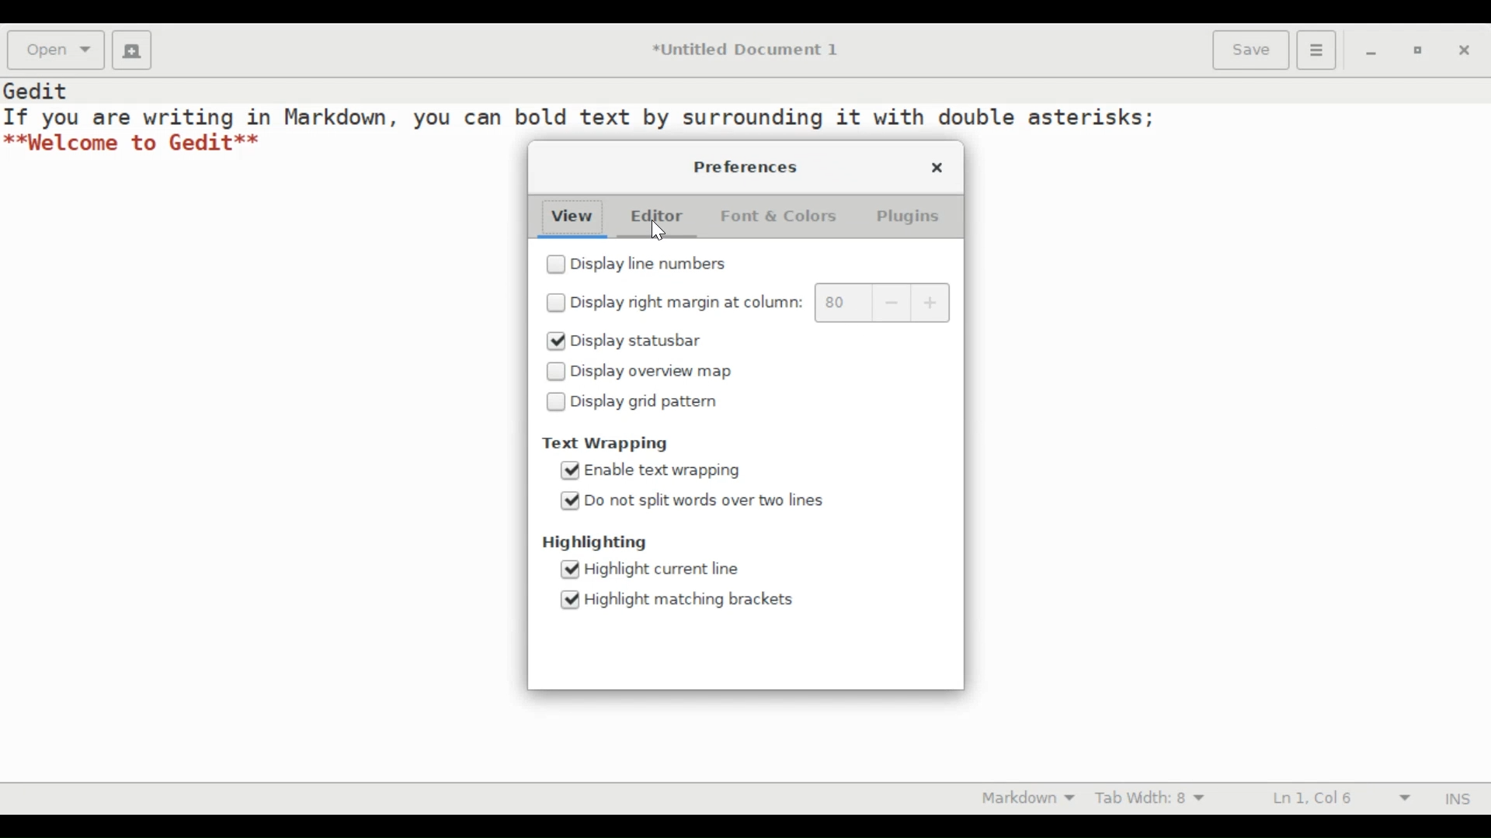  What do you see at coordinates (687, 303) in the screenshot?
I see `Display right margin at column` at bounding box center [687, 303].